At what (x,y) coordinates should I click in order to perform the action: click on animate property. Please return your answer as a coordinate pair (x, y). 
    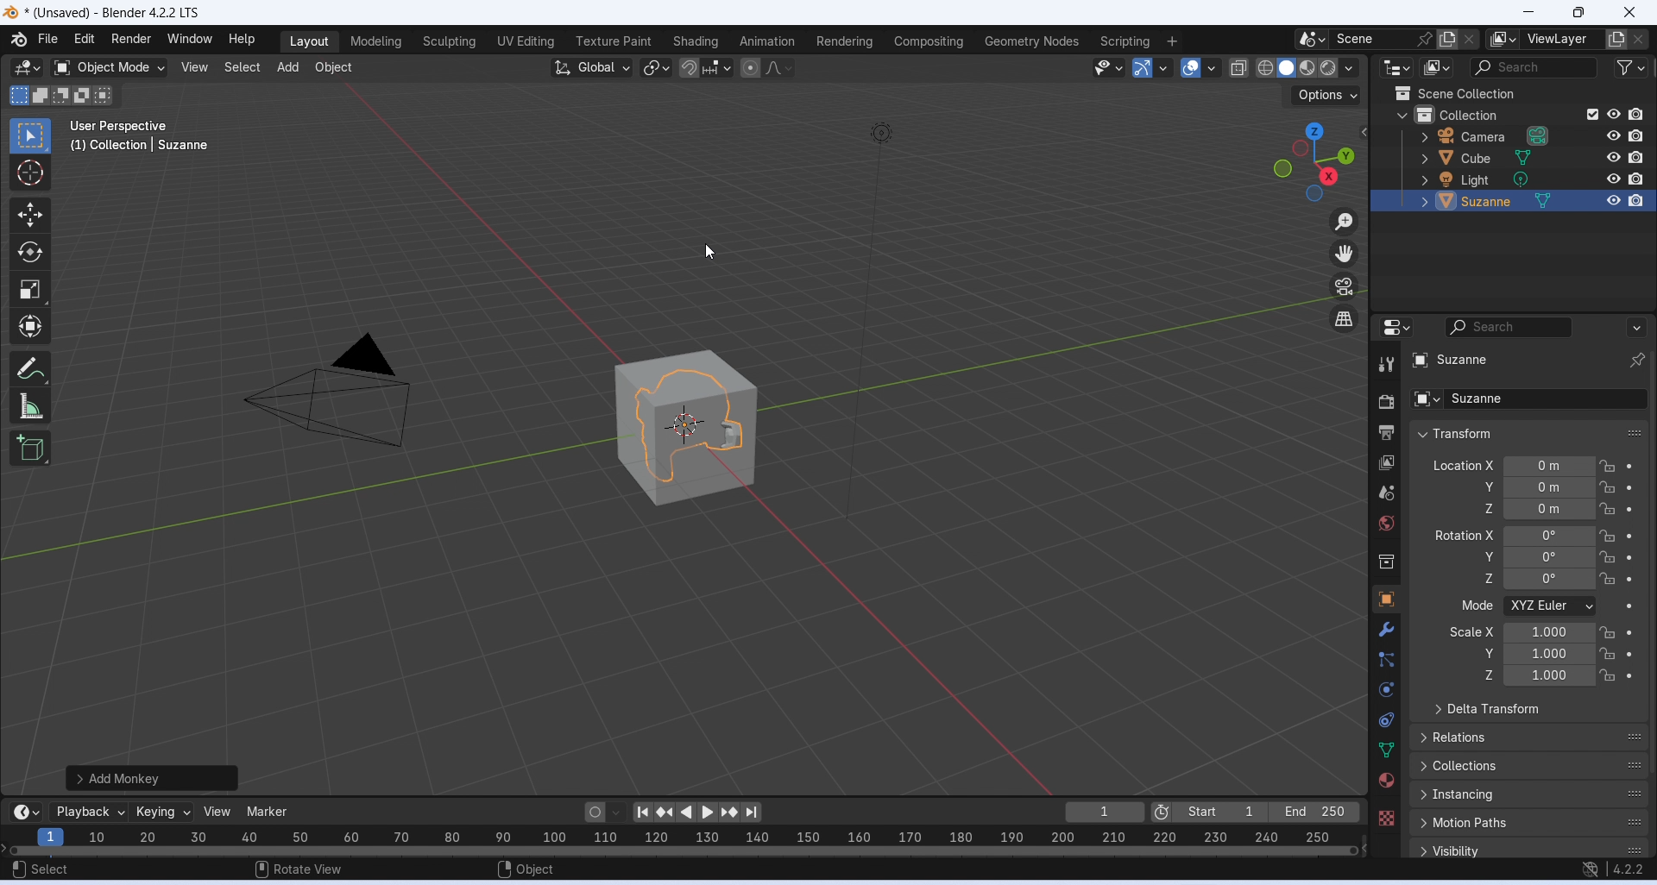
    Looking at the image, I should click on (1630, 509).